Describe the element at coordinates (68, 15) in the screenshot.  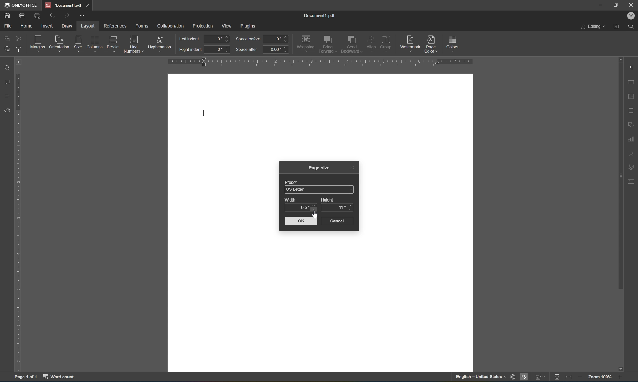
I see `redo` at that location.